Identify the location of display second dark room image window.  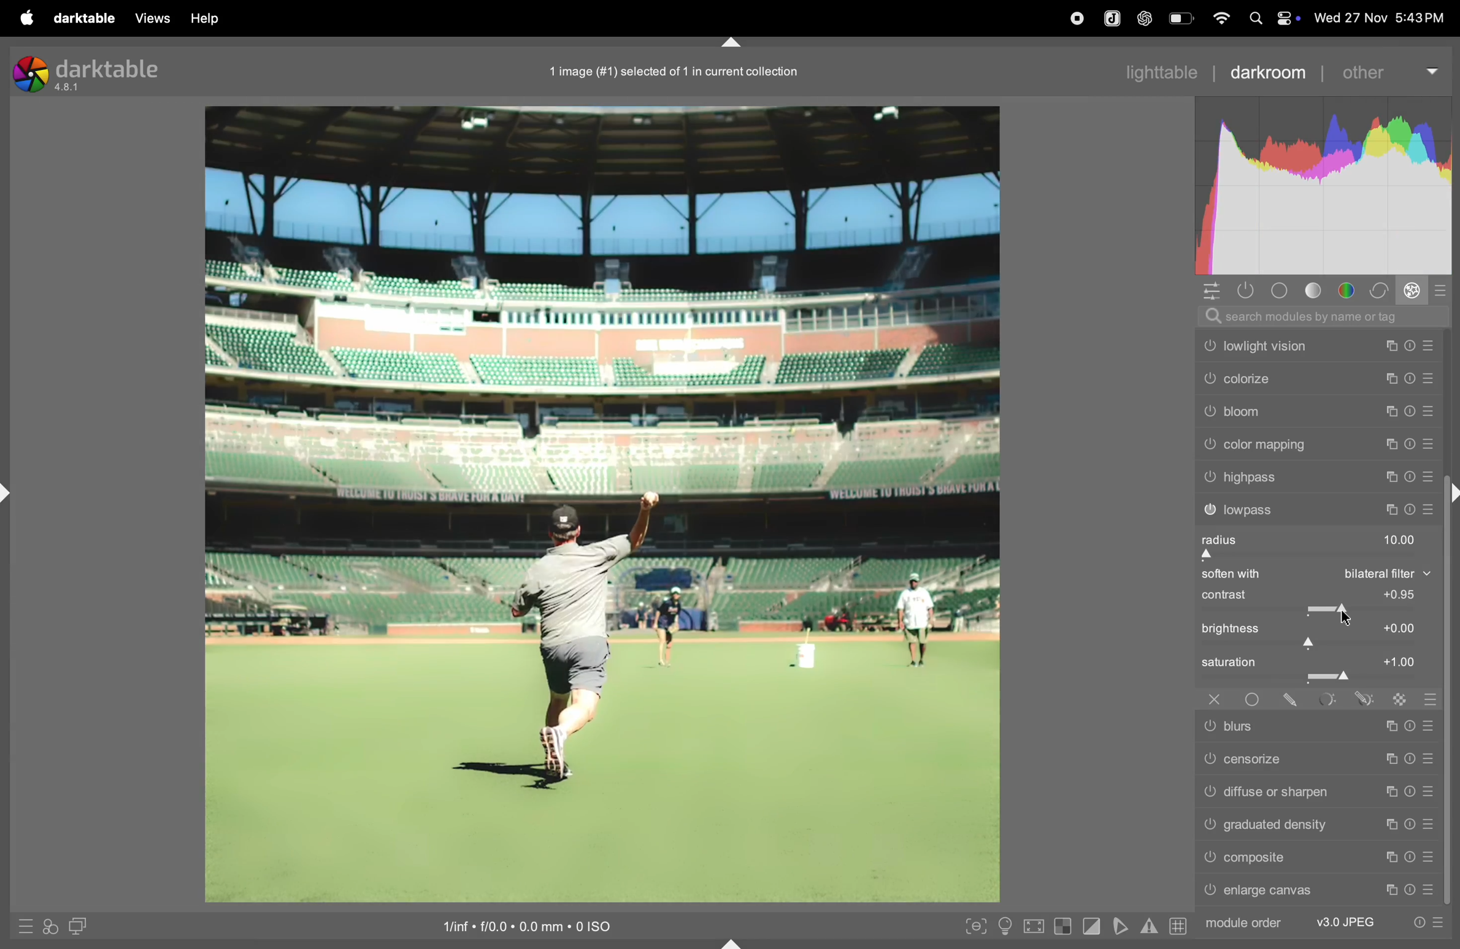
(84, 927).